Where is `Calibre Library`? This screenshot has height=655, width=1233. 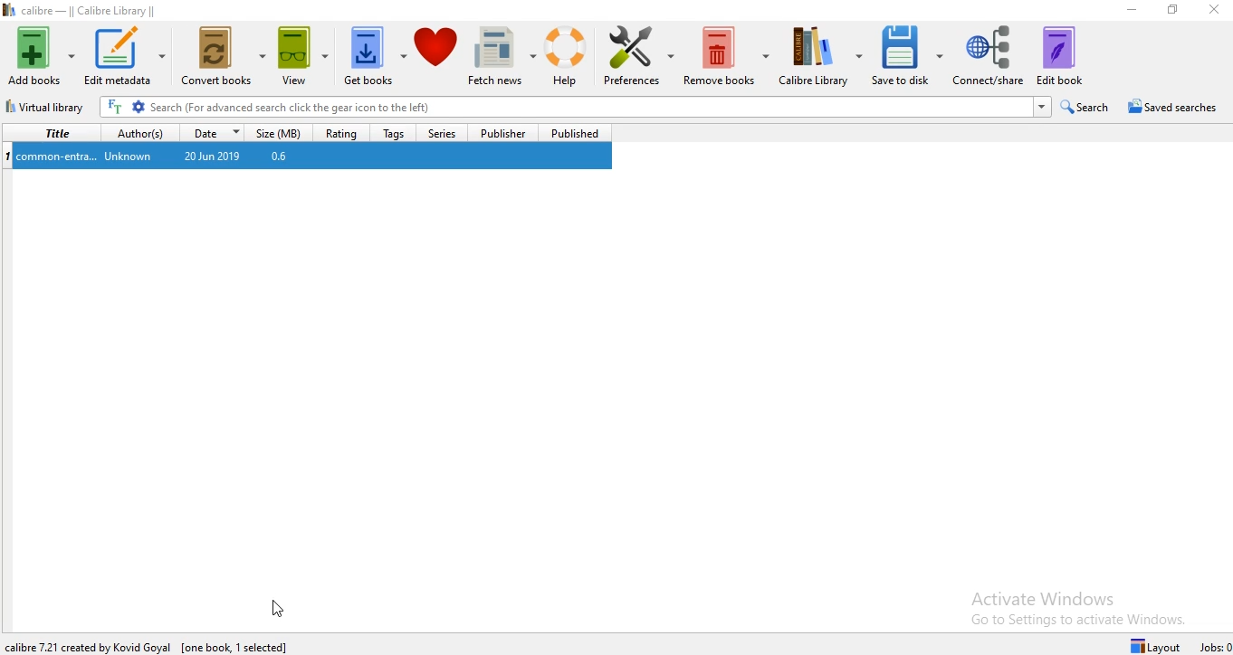 Calibre Library is located at coordinates (824, 56).